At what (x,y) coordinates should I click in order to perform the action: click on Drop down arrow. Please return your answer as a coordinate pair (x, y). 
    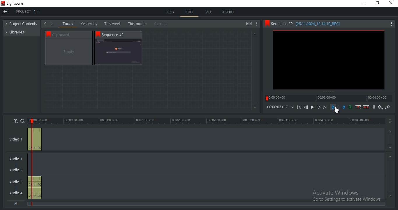
    Looking at the image, I should click on (292, 107).